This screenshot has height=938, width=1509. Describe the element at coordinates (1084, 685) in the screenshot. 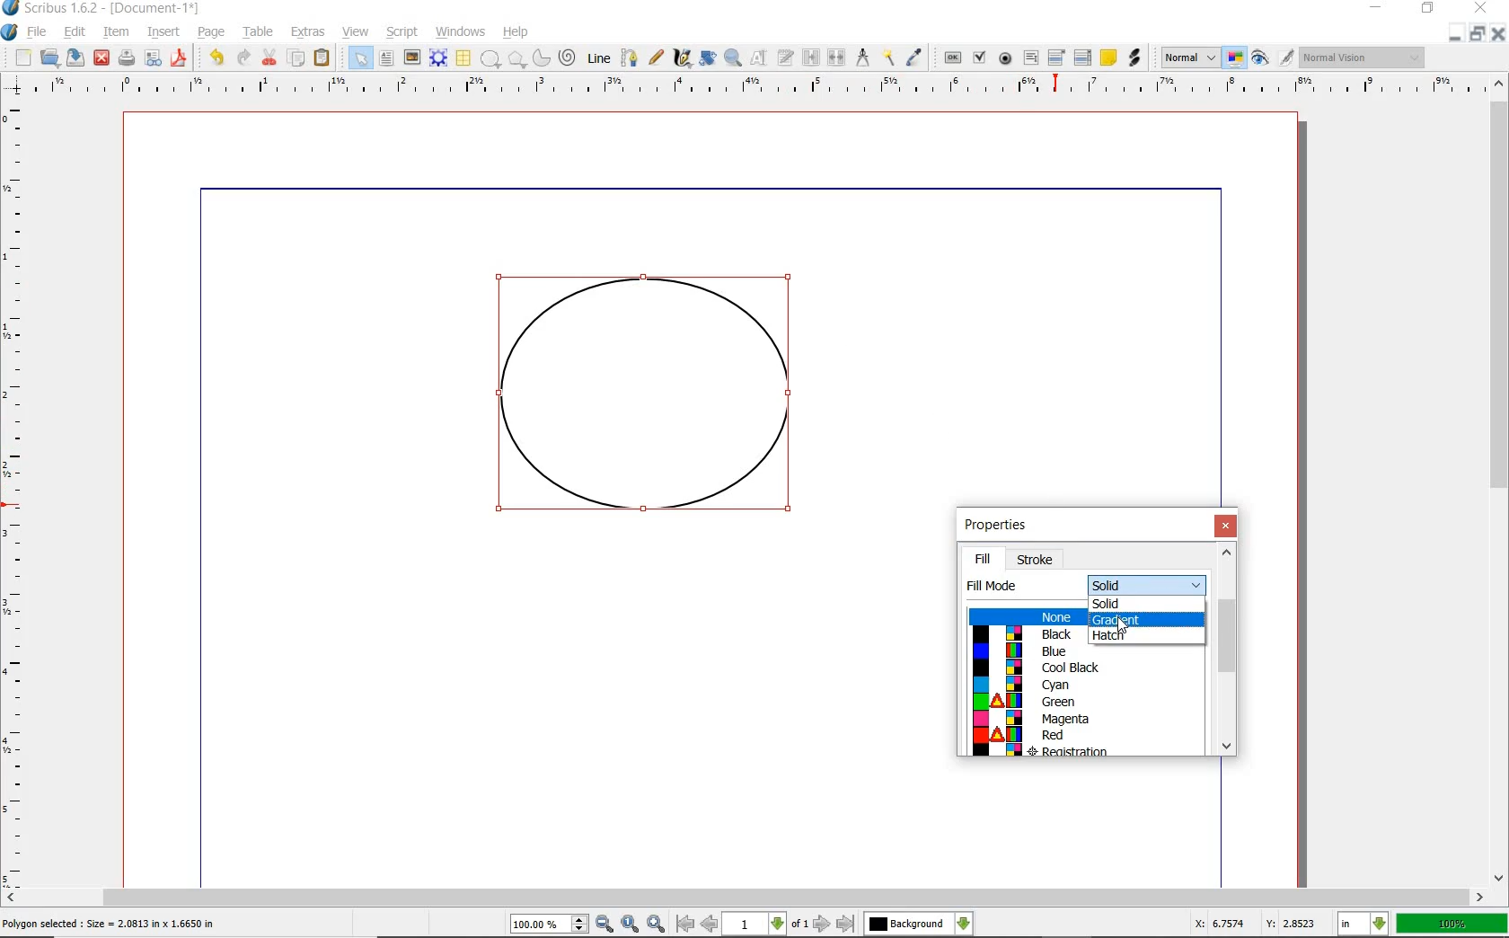

I see `color` at that location.